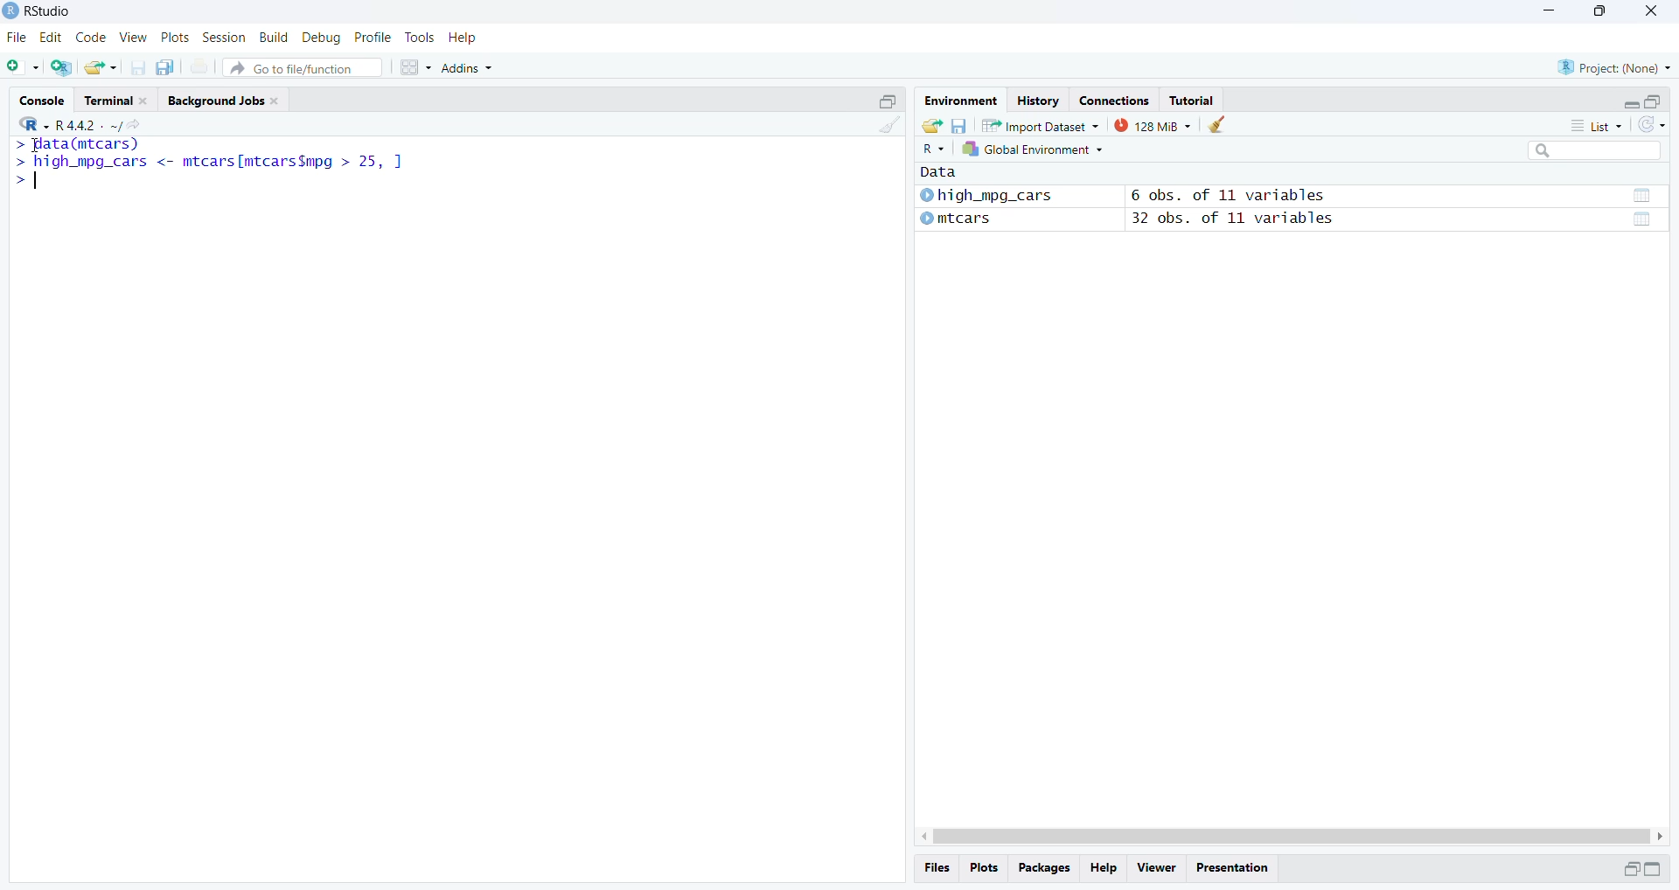  Describe the element at coordinates (1037, 99) in the screenshot. I see `History` at that location.